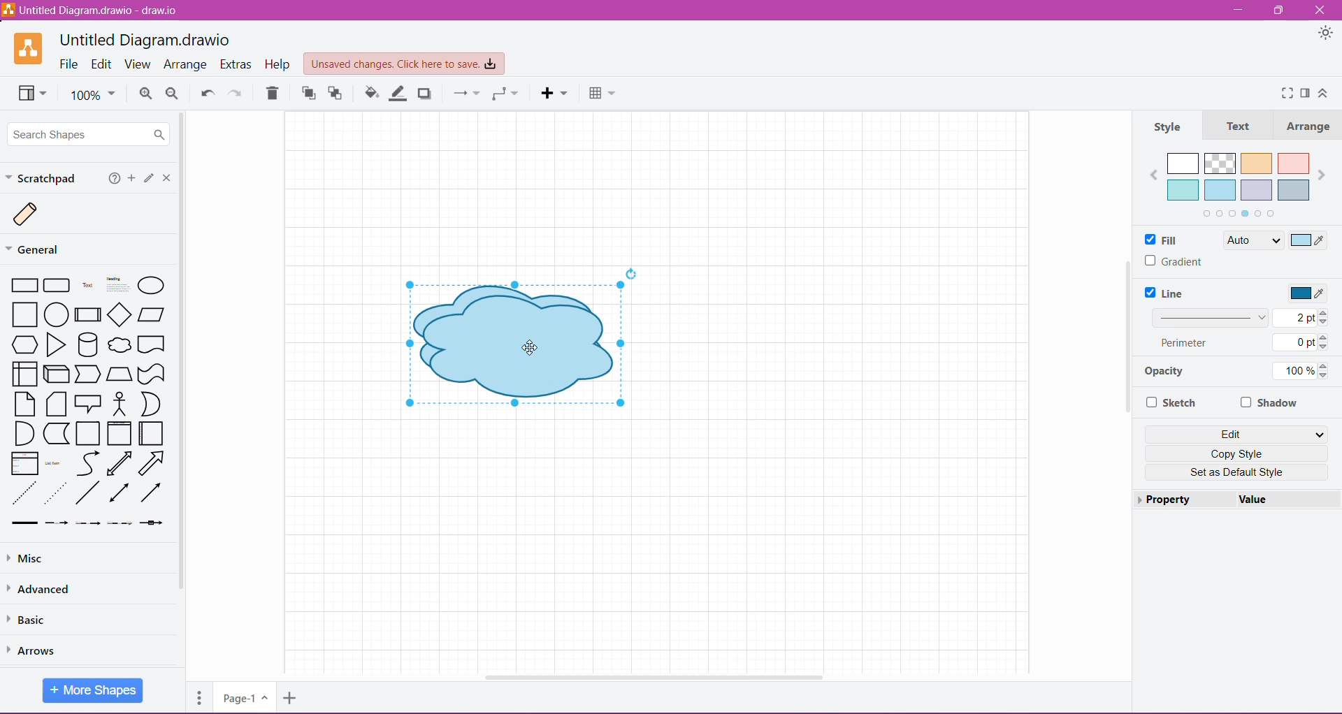 The width and height of the screenshot is (1342, 714). What do you see at coordinates (92, 692) in the screenshot?
I see `More Shapes` at bounding box center [92, 692].